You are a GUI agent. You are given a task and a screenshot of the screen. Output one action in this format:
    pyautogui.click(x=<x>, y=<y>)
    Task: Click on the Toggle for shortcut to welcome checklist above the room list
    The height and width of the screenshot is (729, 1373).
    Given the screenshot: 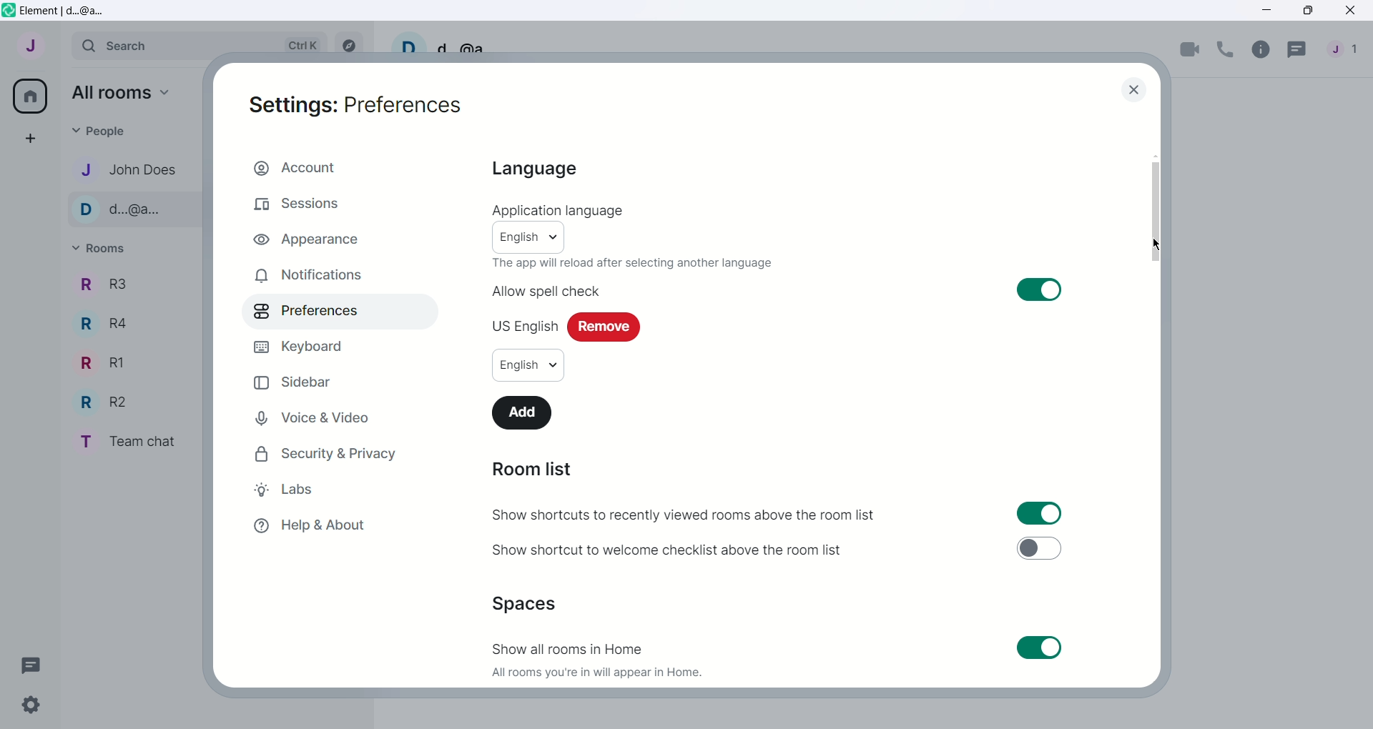 What is the action you would take?
    pyautogui.click(x=1038, y=548)
    